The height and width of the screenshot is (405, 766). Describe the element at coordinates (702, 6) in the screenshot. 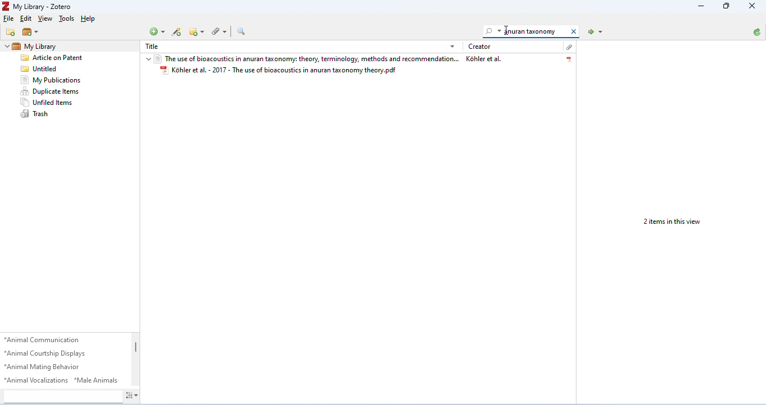

I see `Restore Down` at that location.